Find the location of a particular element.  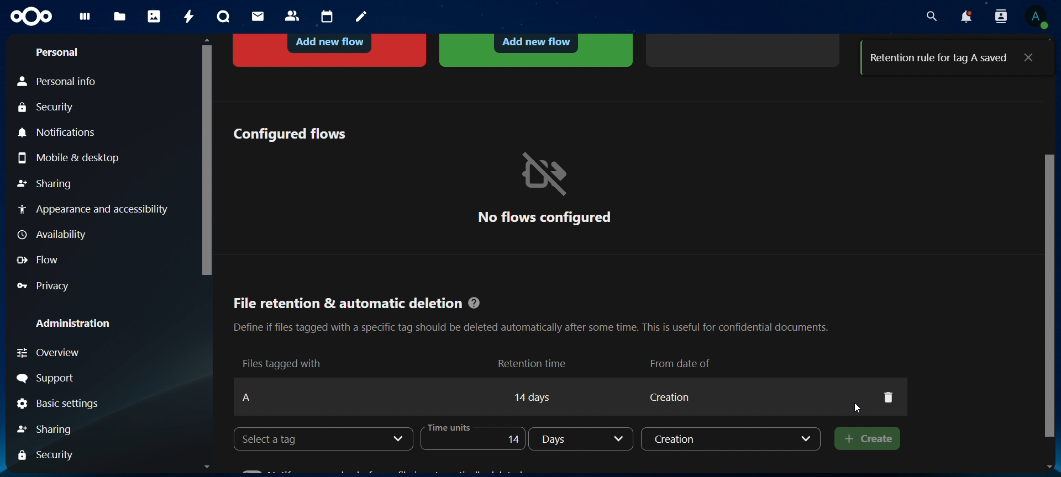

contacts is located at coordinates (293, 17).